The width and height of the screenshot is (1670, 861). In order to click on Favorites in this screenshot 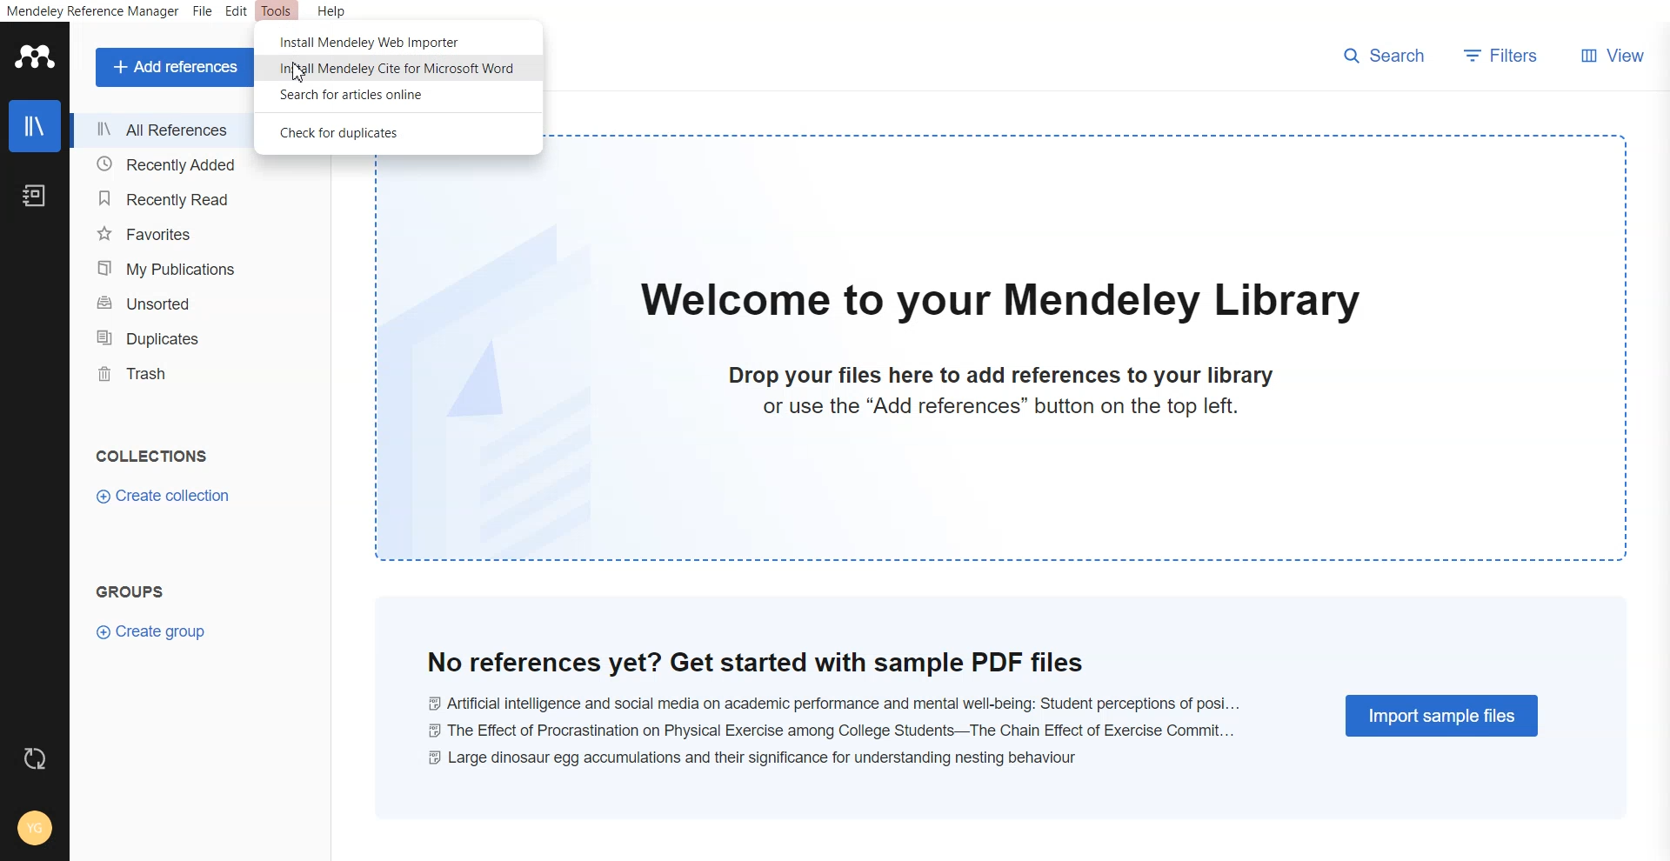, I will do `click(200, 233)`.